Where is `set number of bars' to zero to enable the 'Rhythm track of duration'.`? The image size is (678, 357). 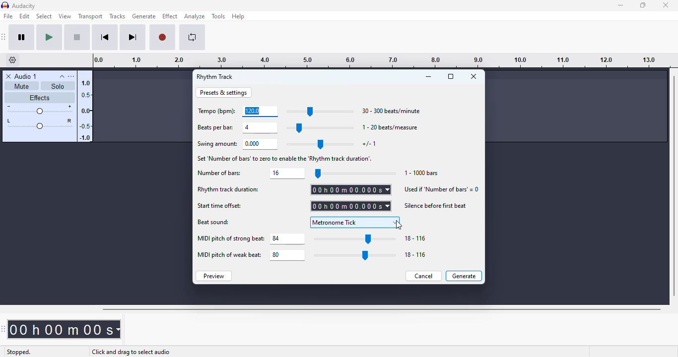 set number of bars' to zero to enable the 'Rhythm track of duration'. is located at coordinates (285, 158).